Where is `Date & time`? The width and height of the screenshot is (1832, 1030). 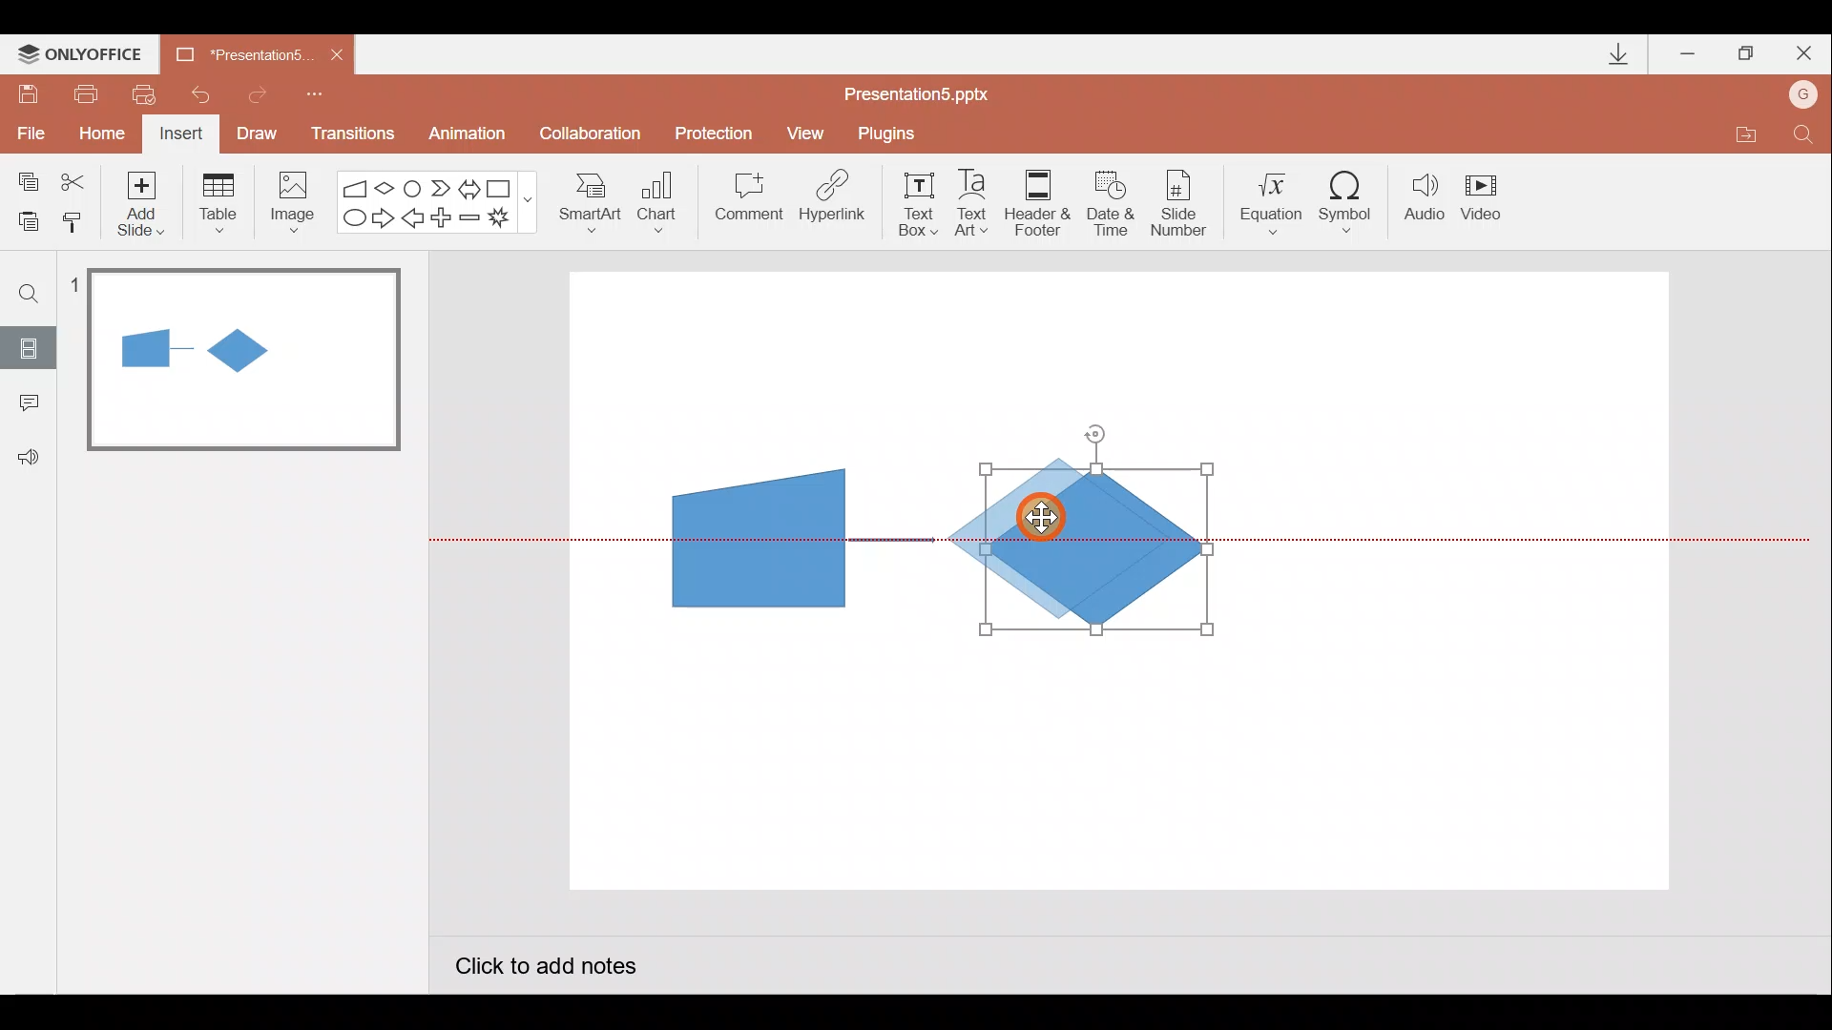 Date & time is located at coordinates (1109, 198).